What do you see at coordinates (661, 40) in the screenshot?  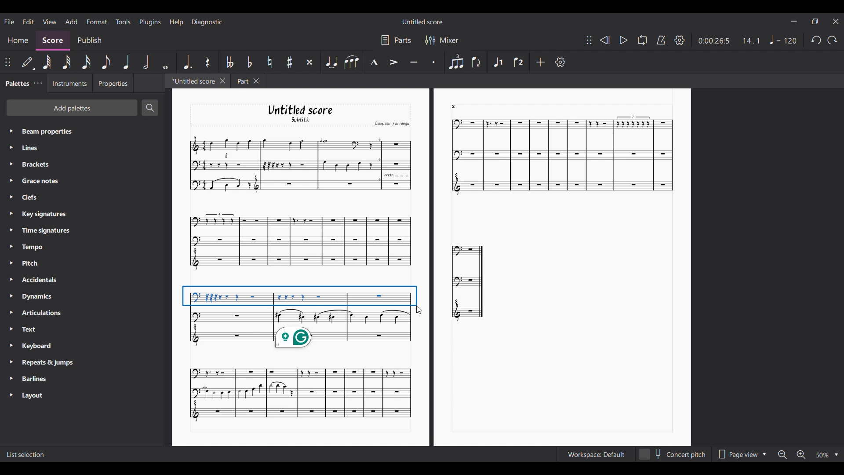 I see `Metronome` at bounding box center [661, 40].